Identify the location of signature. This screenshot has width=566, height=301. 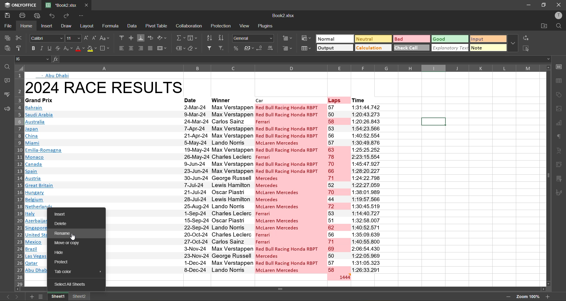
(560, 193).